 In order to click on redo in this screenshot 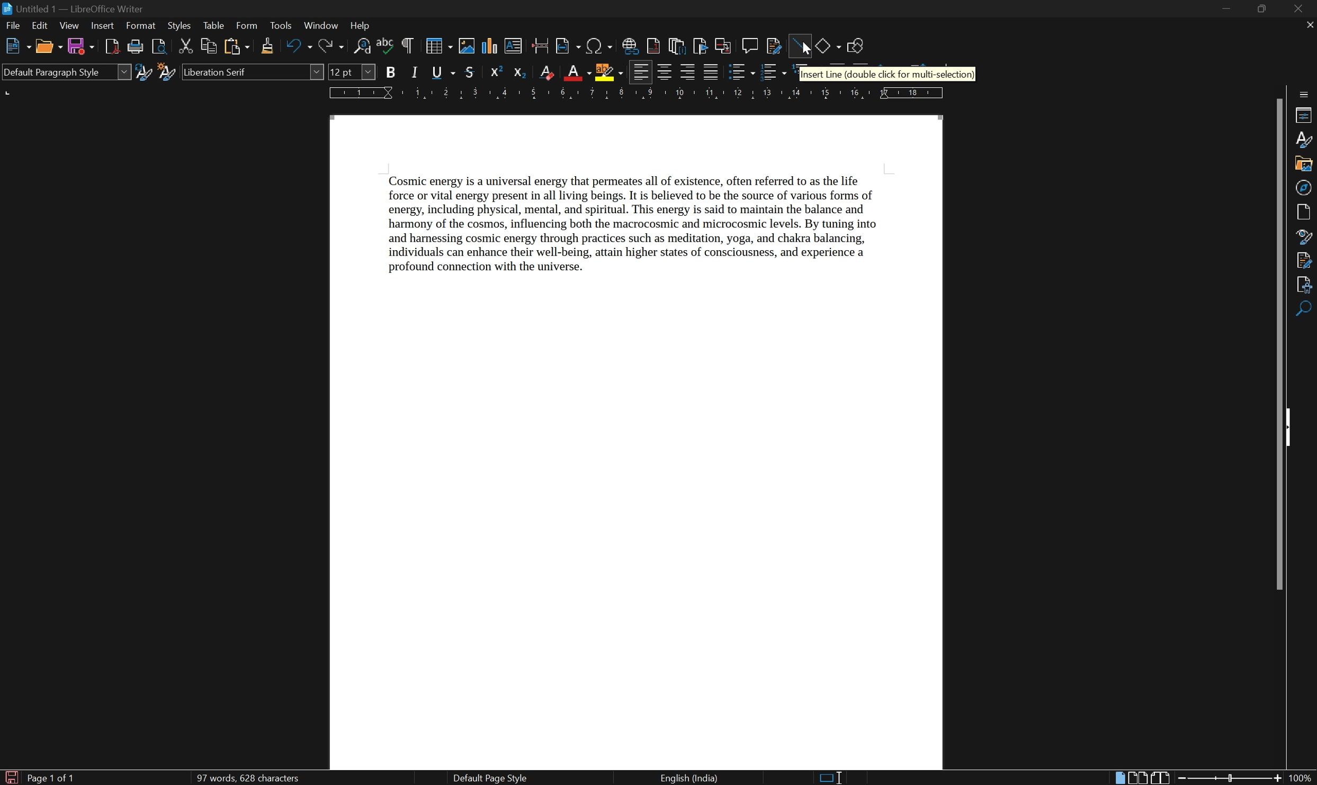, I will do `click(334, 47)`.